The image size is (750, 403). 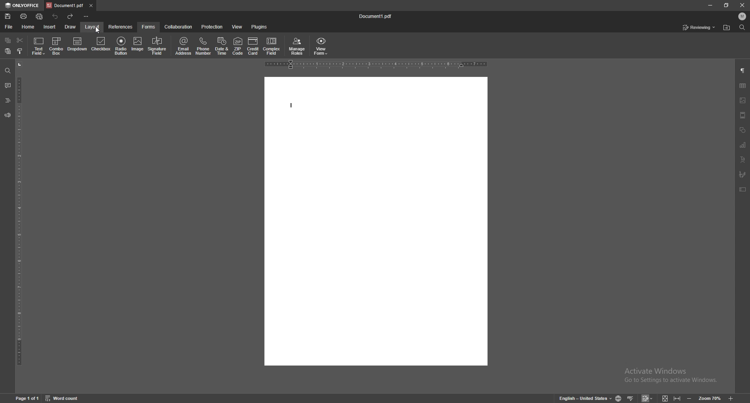 What do you see at coordinates (101, 45) in the screenshot?
I see `checkbox` at bounding box center [101, 45].